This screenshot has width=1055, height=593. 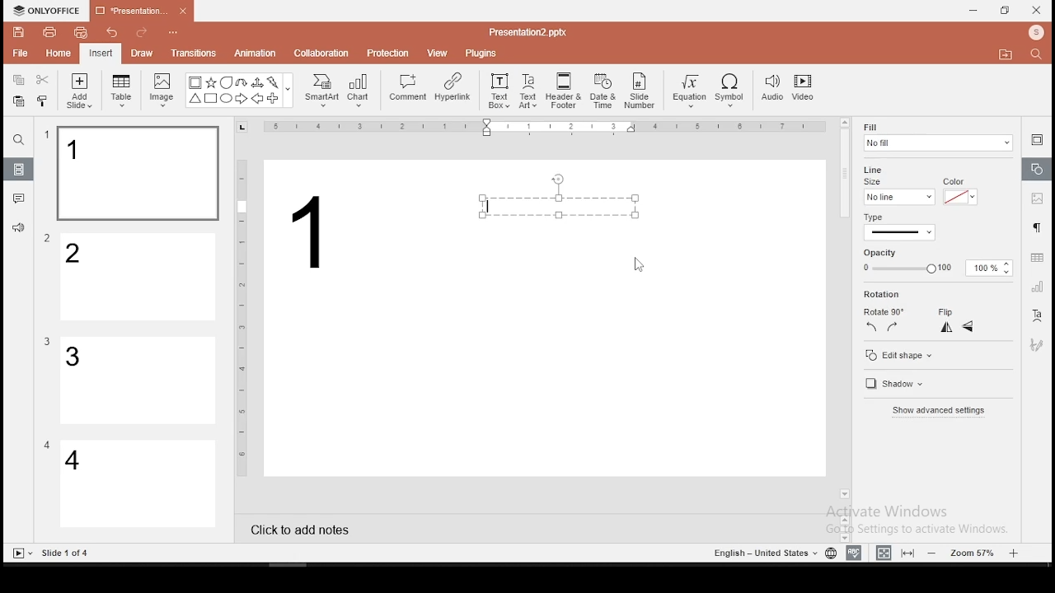 What do you see at coordinates (195, 99) in the screenshot?
I see `Trianlge` at bounding box center [195, 99].